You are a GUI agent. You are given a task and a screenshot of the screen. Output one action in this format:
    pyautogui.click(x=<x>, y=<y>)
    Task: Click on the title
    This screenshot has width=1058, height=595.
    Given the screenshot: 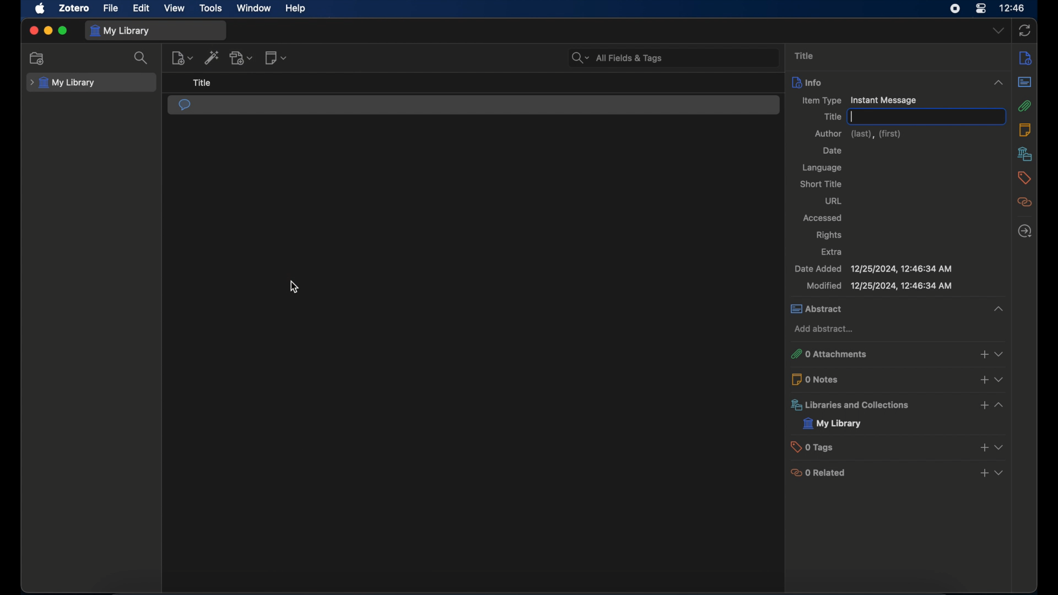 What is the action you would take?
    pyautogui.click(x=804, y=55)
    